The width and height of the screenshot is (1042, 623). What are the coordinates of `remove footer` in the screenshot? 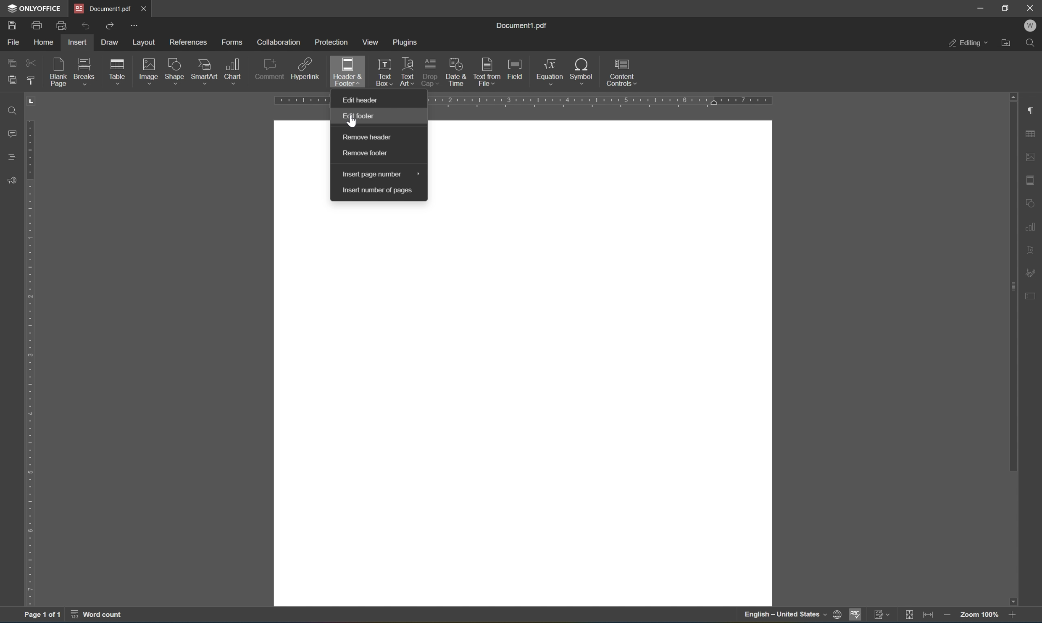 It's located at (372, 154).